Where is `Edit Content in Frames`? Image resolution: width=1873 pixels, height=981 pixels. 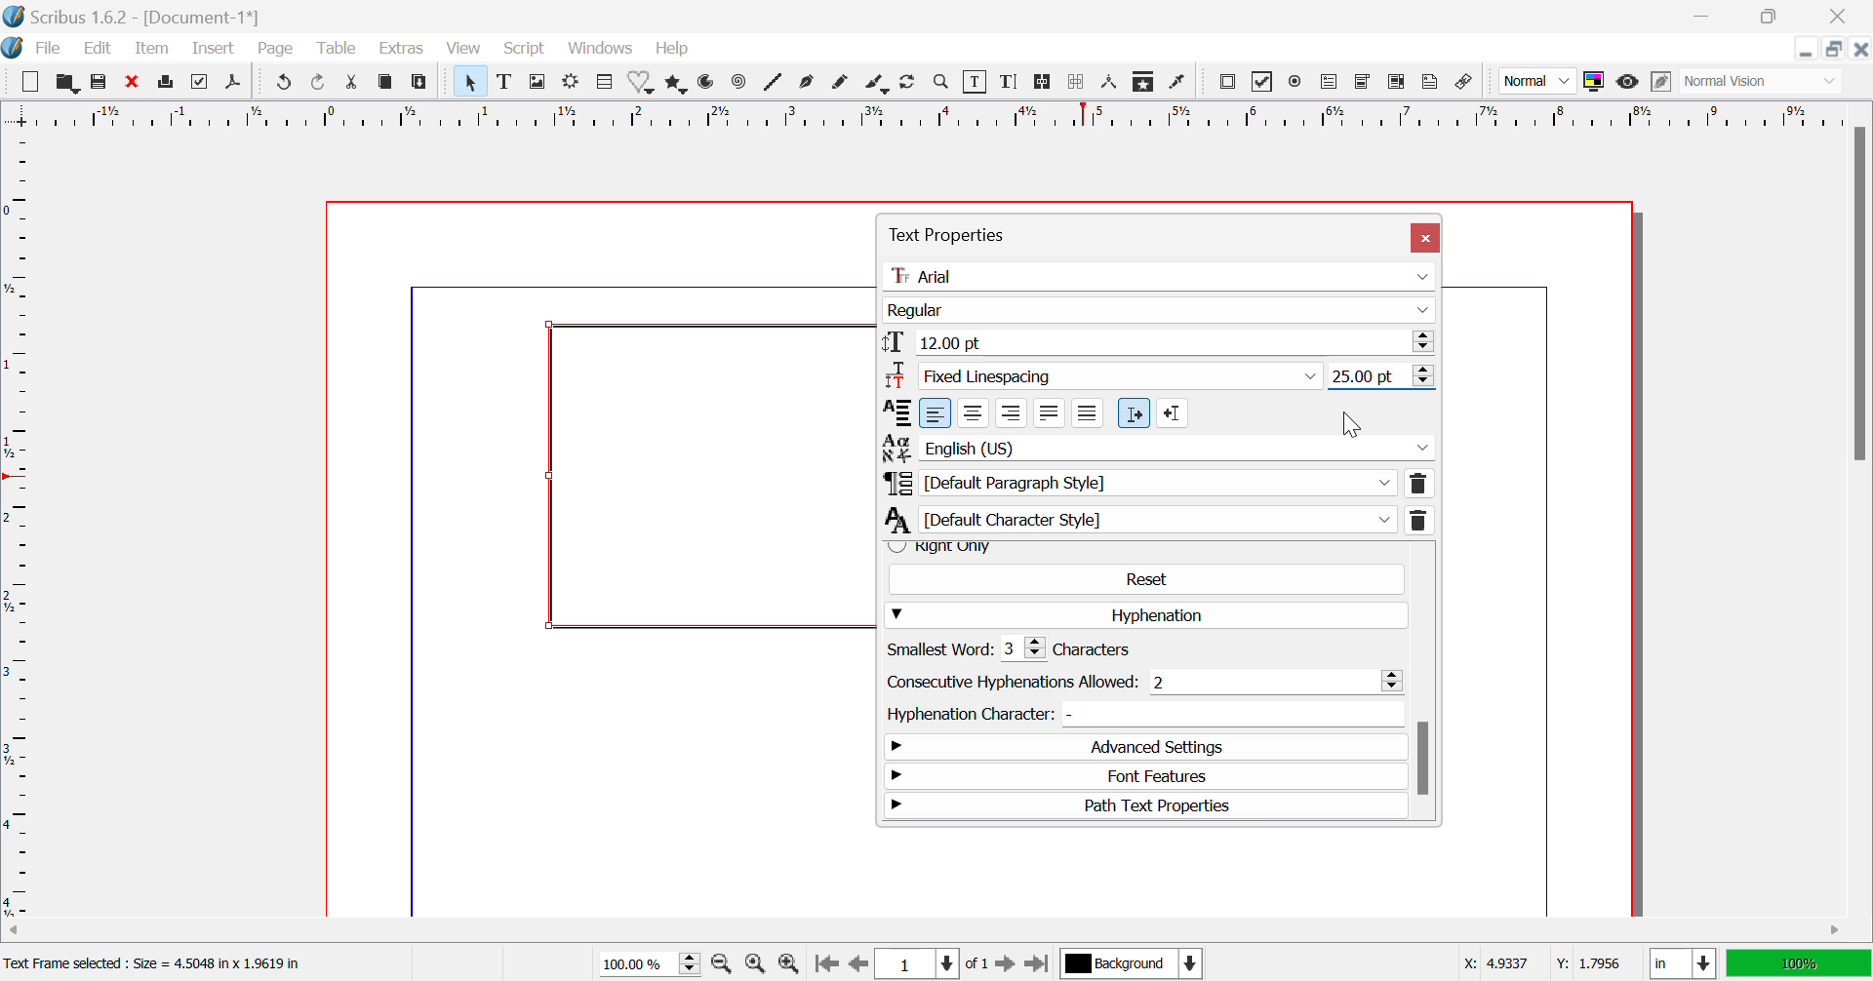 Edit Content in Frames is located at coordinates (978, 82).